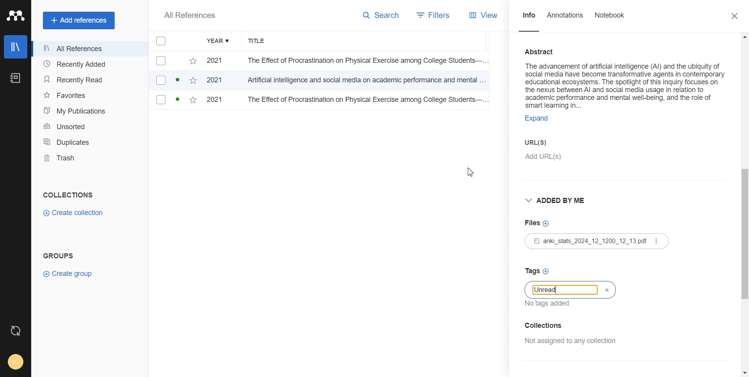 Image resolution: width=749 pixels, height=377 pixels. What do you see at coordinates (174, 101) in the screenshot?
I see `checkbox` at bounding box center [174, 101].